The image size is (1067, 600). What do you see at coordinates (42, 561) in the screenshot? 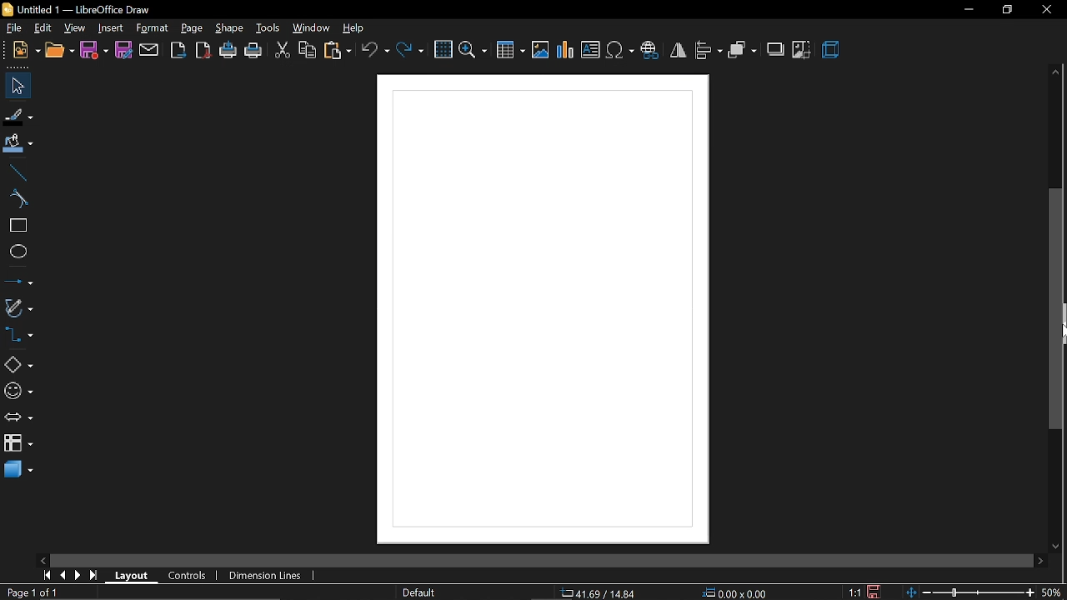
I see `move left` at bounding box center [42, 561].